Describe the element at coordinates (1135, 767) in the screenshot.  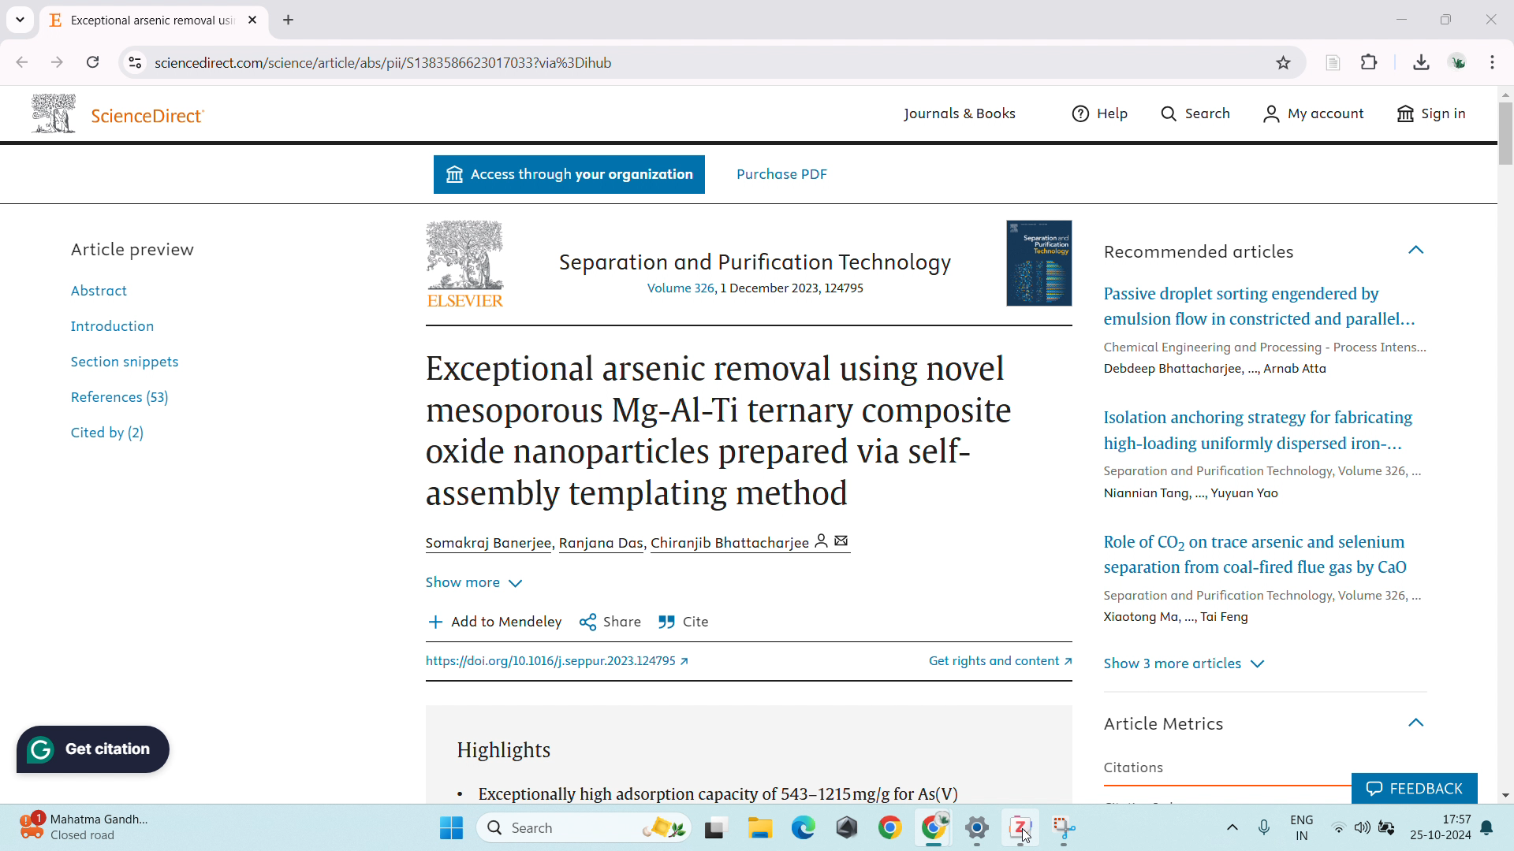
I see `Citations` at that location.